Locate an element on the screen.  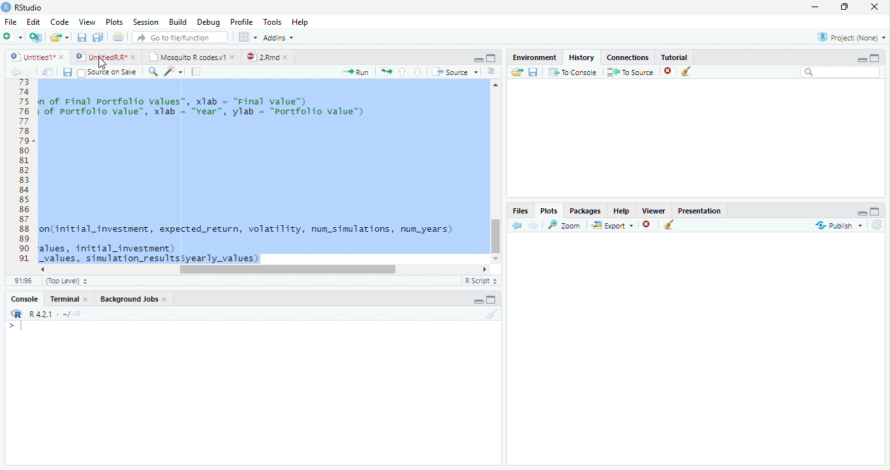
Console is located at coordinates (253, 392).